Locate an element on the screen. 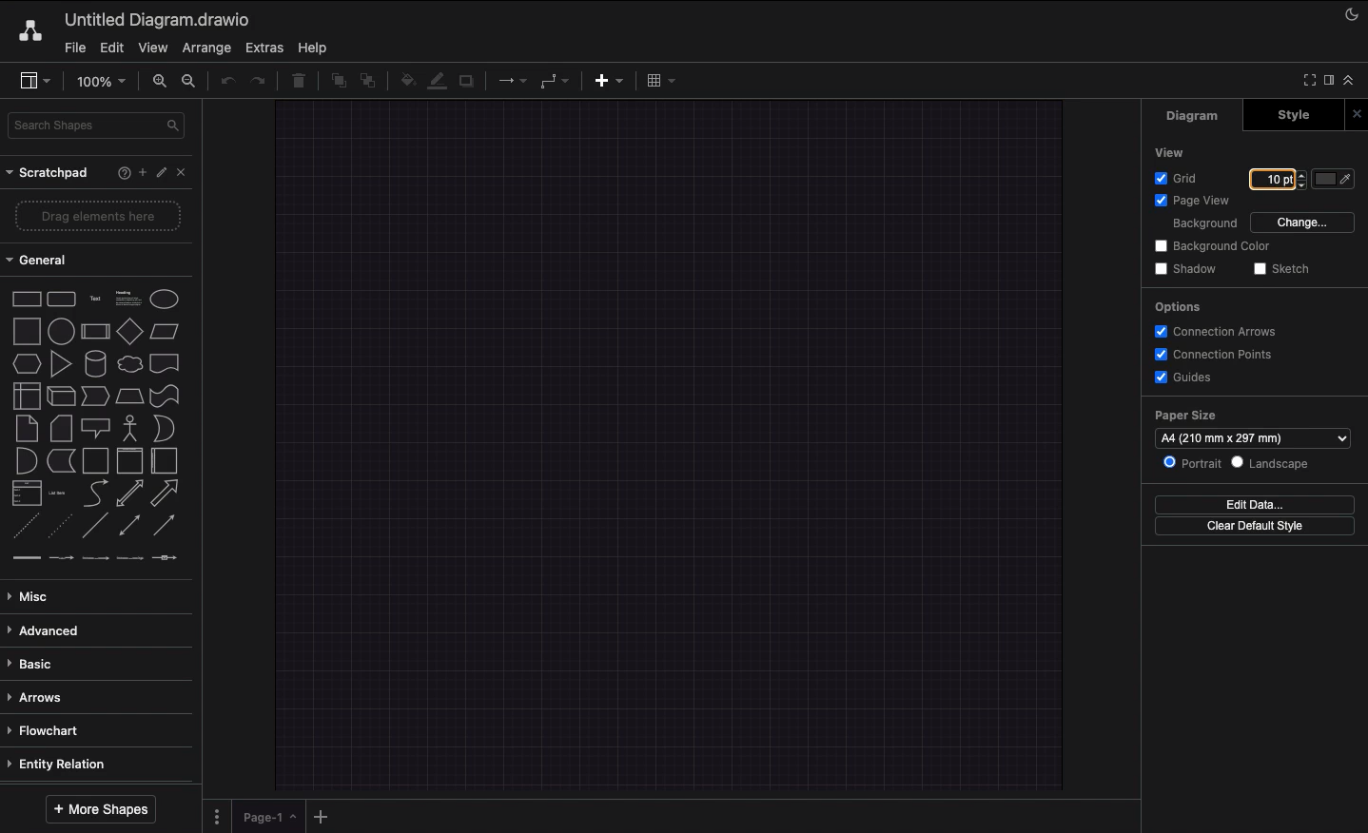 This screenshot has height=833, width=1368. Fill color is located at coordinates (404, 79).